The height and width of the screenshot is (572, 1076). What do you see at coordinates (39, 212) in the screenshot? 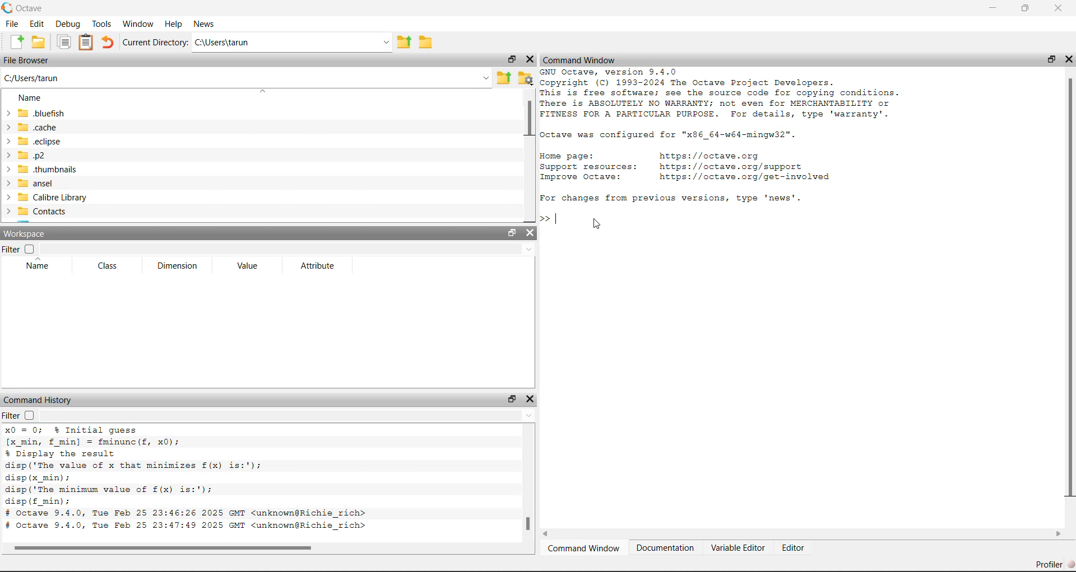
I see `> Contacts` at bounding box center [39, 212].